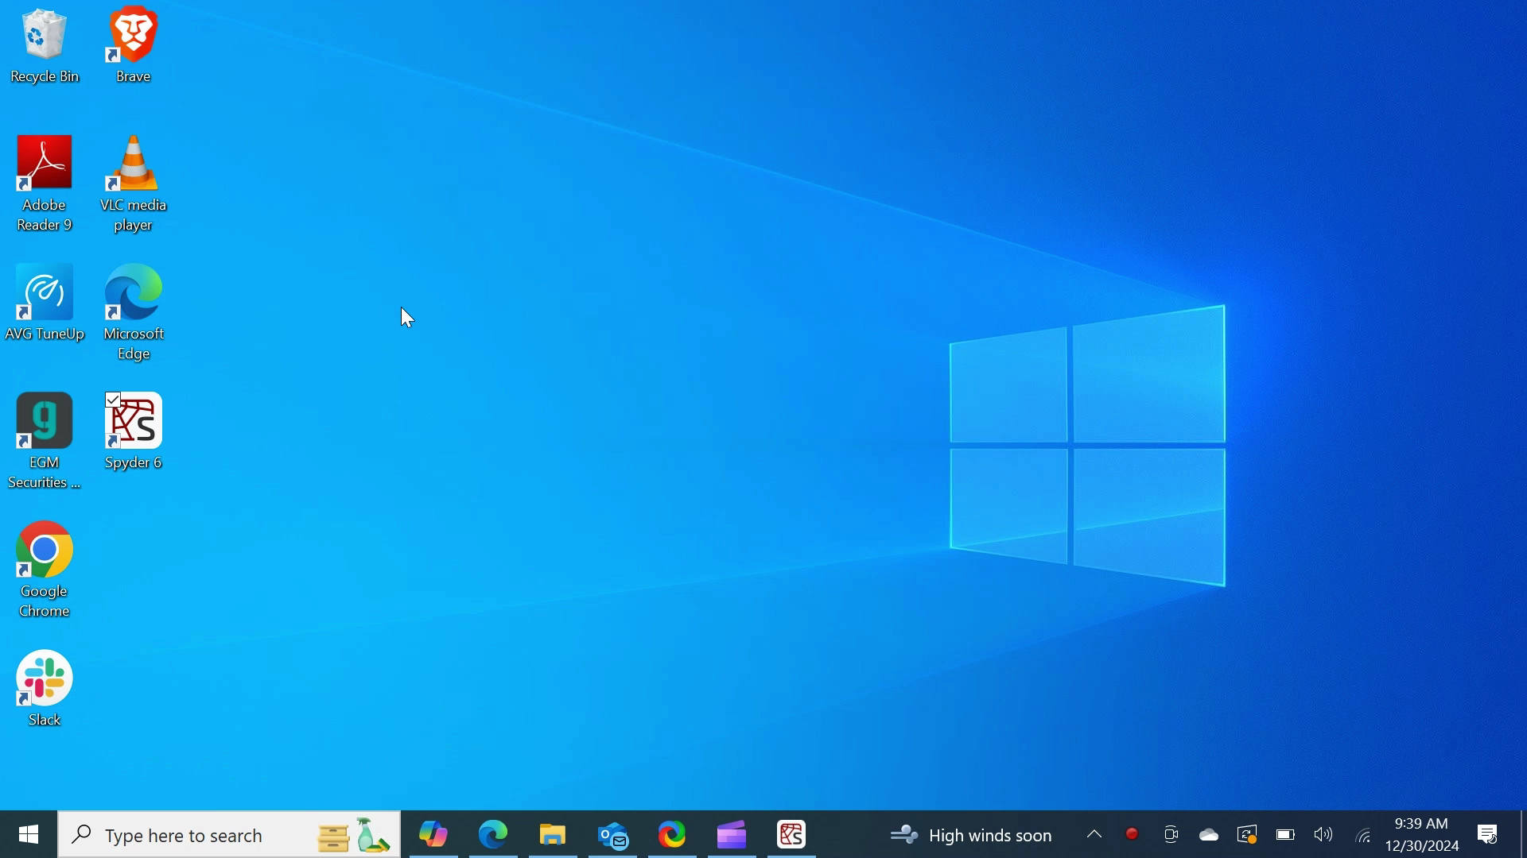 This screenshot has height=858, width=1527. Describe the element at coordinates (137, 319) in the screenshot. I see `Microsoft Edge Desktop Icon` at that location.